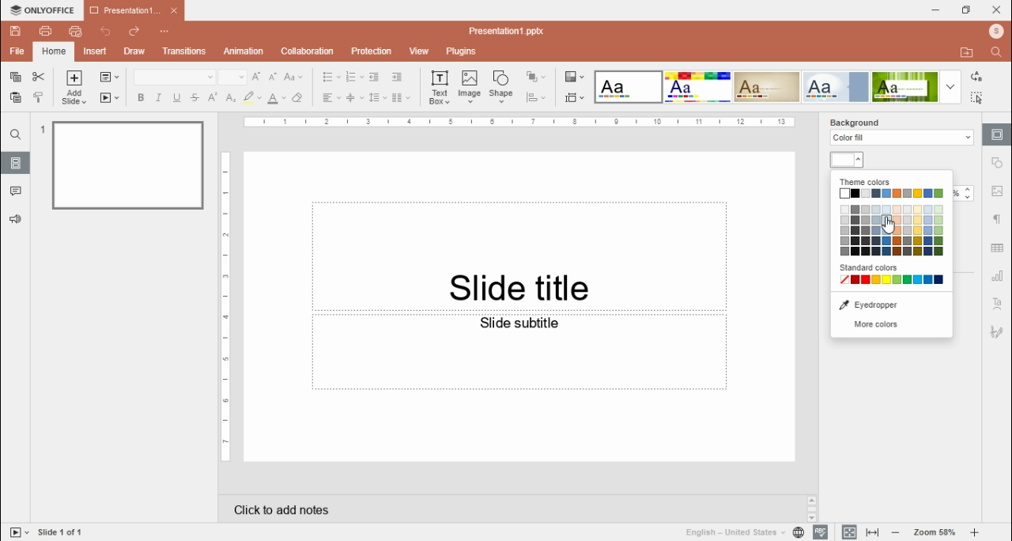 The width and height of the screenshot is (1012, 541). I want to click on numbering, so click(354, 77).